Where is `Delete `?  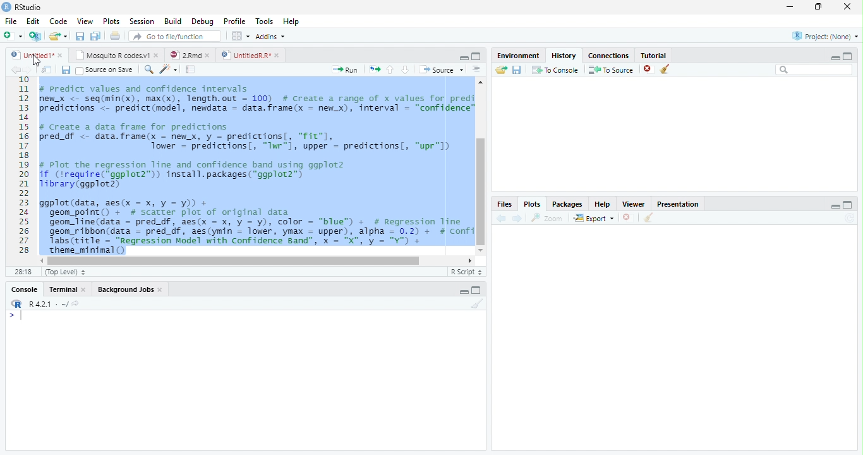
Delete  is located at coordinates (628, 218).